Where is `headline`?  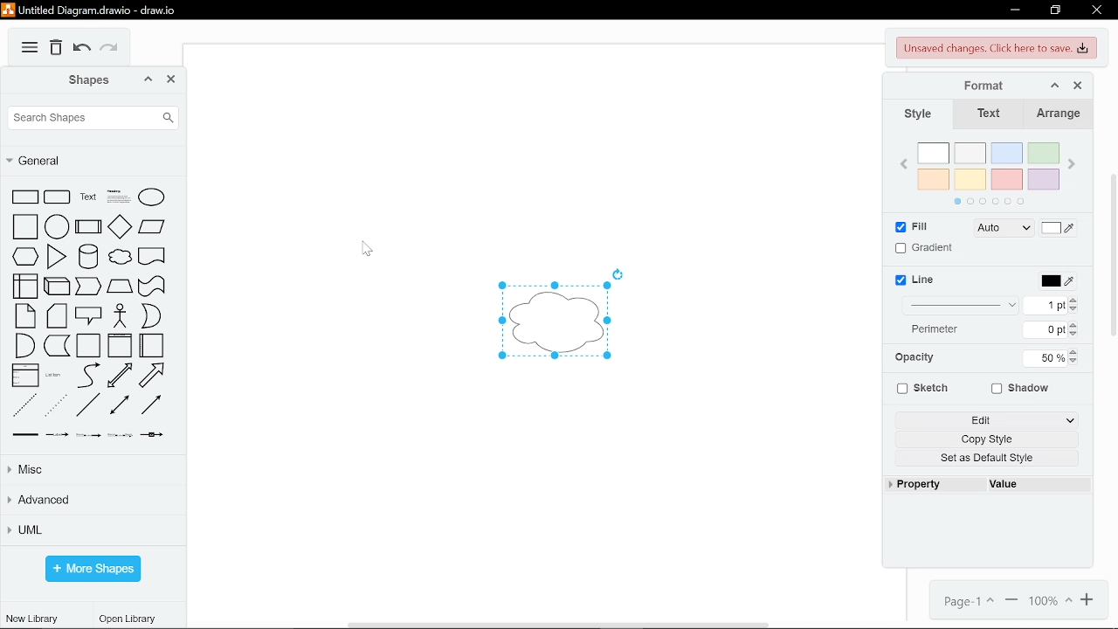
headline is located at coordinates (117, 197).